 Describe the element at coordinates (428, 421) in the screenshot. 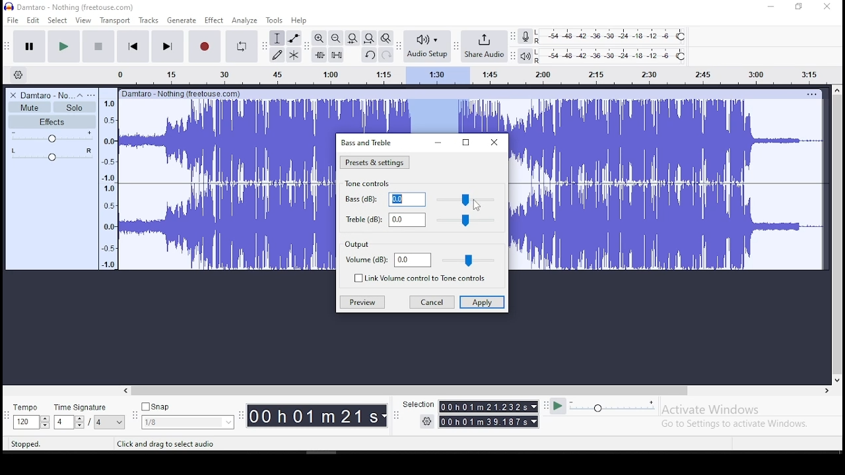

I see `Settings` at that location.